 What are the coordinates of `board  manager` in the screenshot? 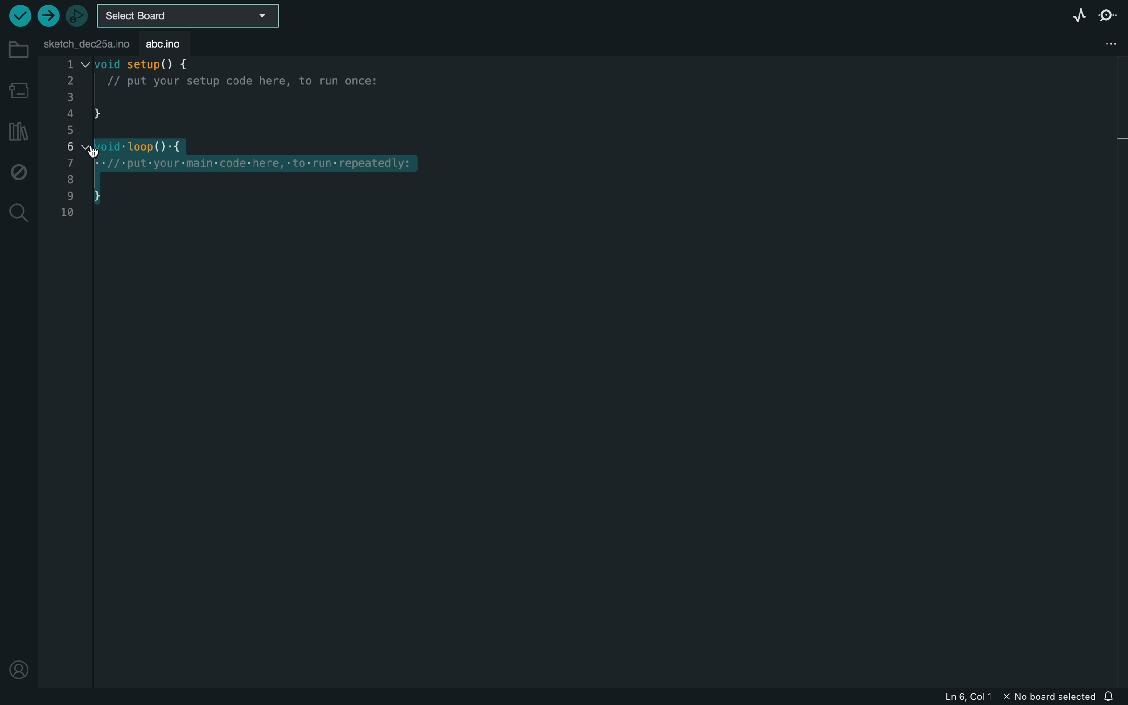 It's located at (17, 90).